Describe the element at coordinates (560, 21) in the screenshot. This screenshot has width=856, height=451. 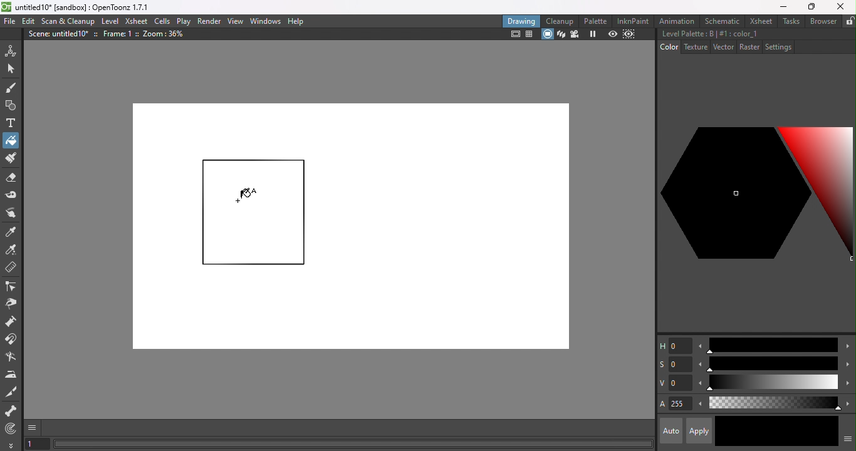
I see `Cleanup` at that location.